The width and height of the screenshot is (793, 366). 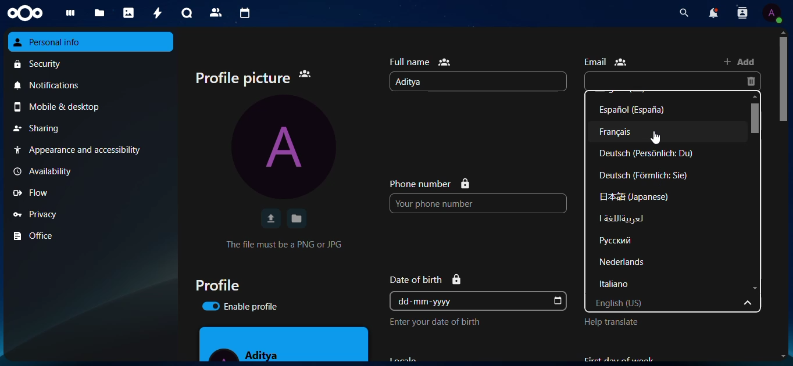 What do you see at coordinates (624, 132) in the screenshot?
I see `francais` at bounding box center [624, 132].